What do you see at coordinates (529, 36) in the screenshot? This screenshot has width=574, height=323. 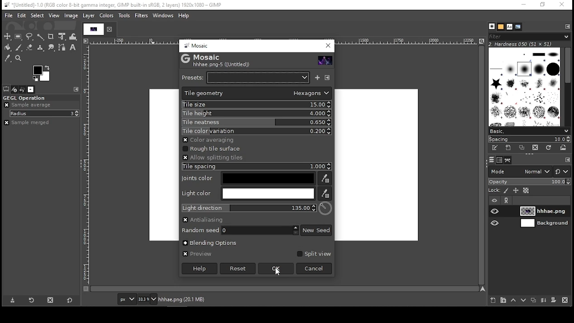 I see `brushes filter` at bounding box center [529, 36].